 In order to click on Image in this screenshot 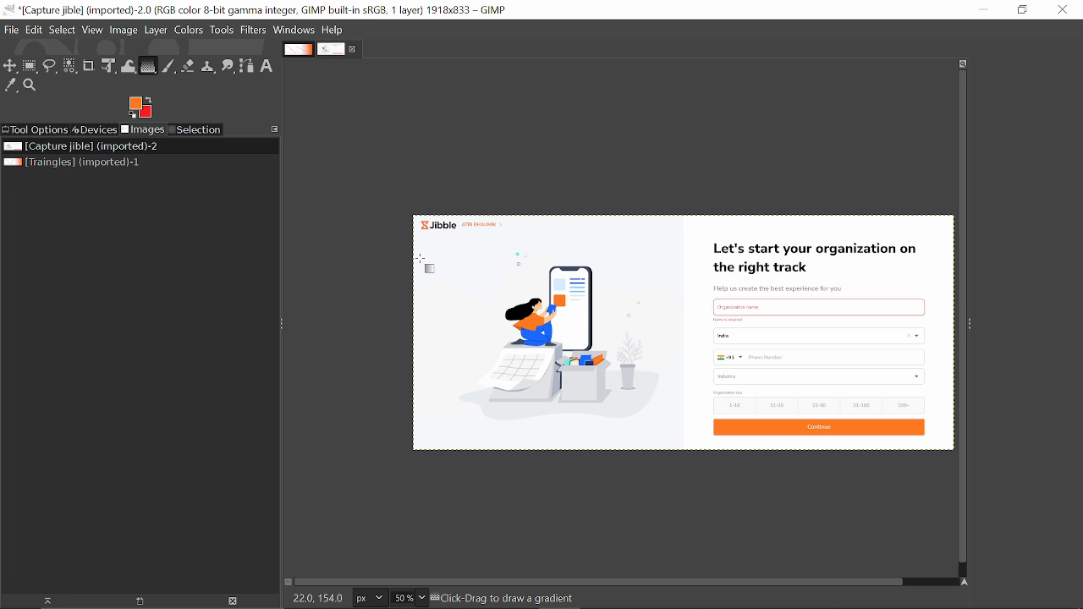, I will do `click(124, 30)`.